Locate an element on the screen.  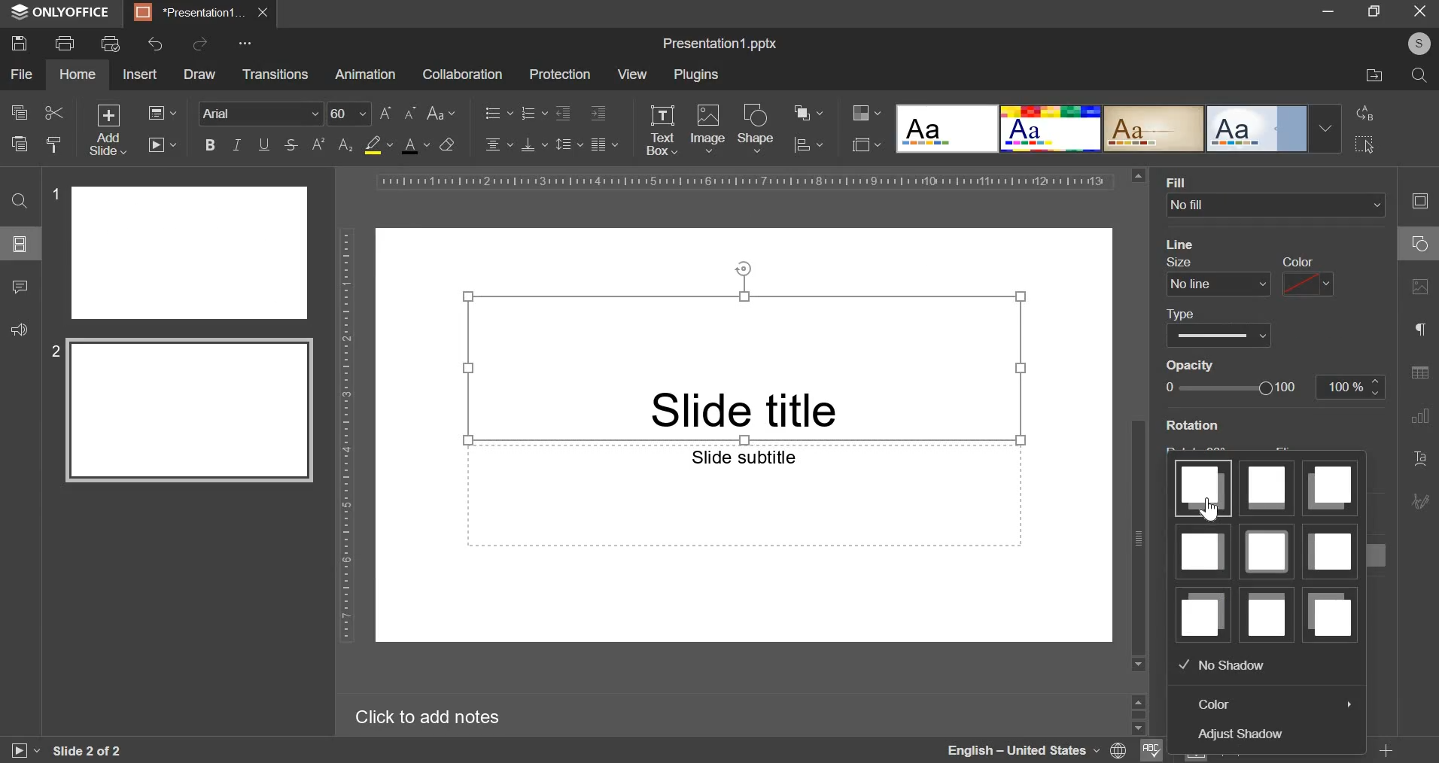
profile is located at coordinates (1415, 44).